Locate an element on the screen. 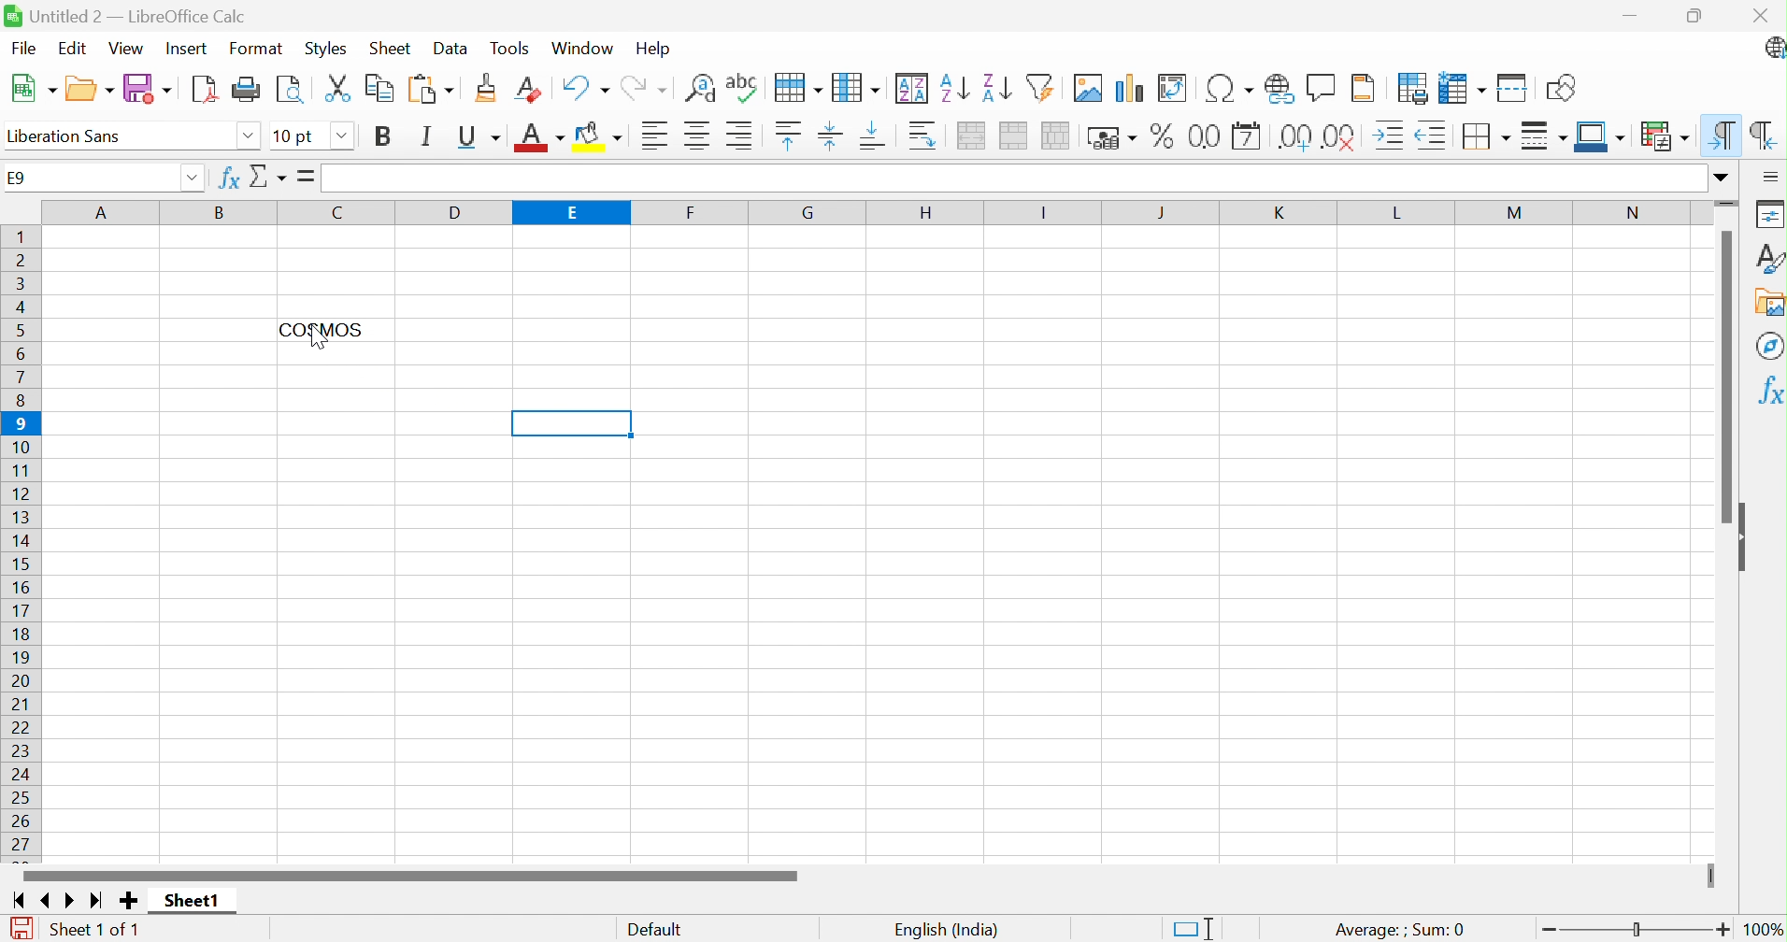  Bold is located at coordinates (385, 136).